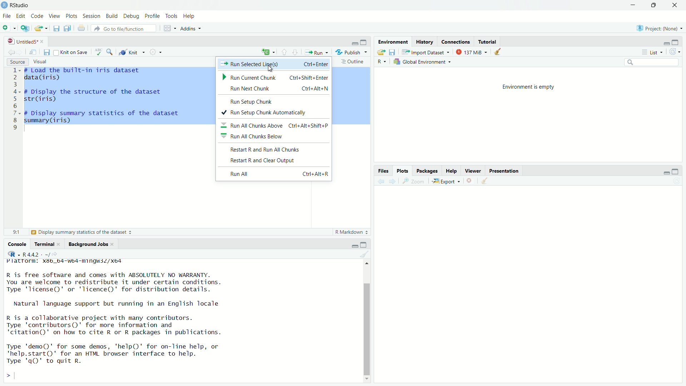  Describe the element at coordinates (660, 28) in the screenshot. I see `Project: (None)` at that location.